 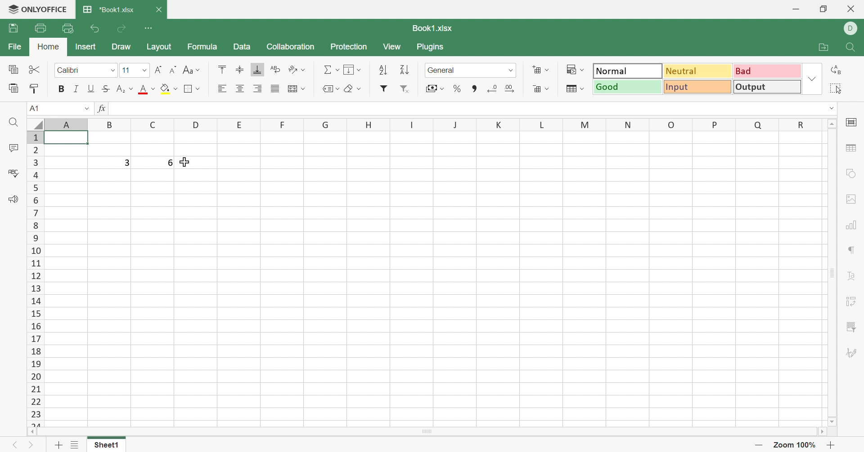 What do you see at coordinates (96, 29) in the screenshot?
I see `Undo` at bounding box center [96, 29].